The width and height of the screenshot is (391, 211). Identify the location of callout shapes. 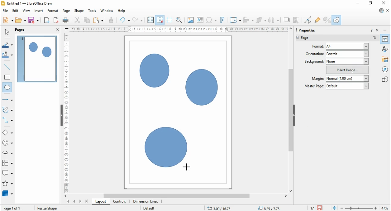
(8, 174).